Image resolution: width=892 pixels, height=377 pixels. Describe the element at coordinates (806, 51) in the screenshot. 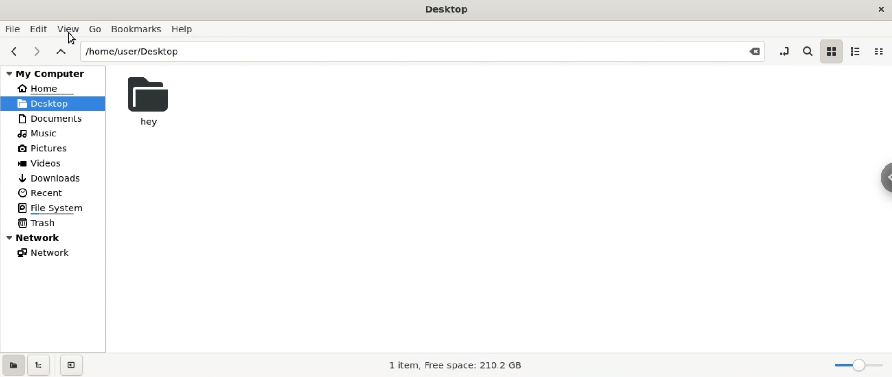

I see `search` at that location.